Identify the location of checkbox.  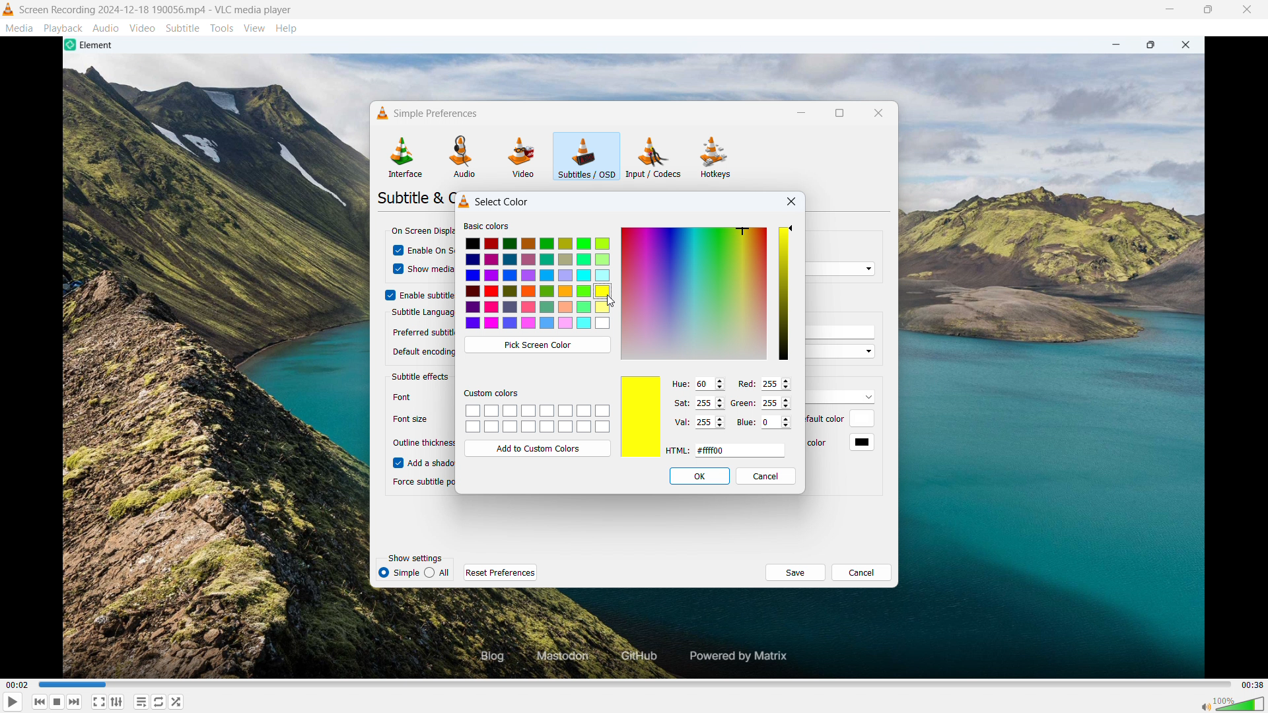
(394, 462).